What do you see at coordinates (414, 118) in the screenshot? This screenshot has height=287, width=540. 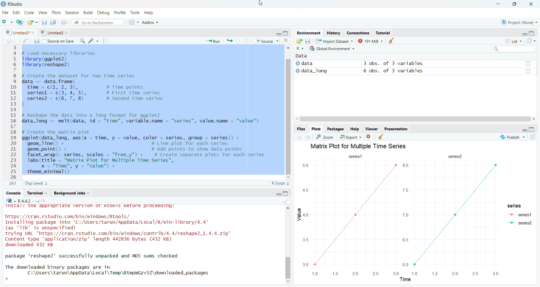 I see `Scroll bar` at bounding box center [414, 118].